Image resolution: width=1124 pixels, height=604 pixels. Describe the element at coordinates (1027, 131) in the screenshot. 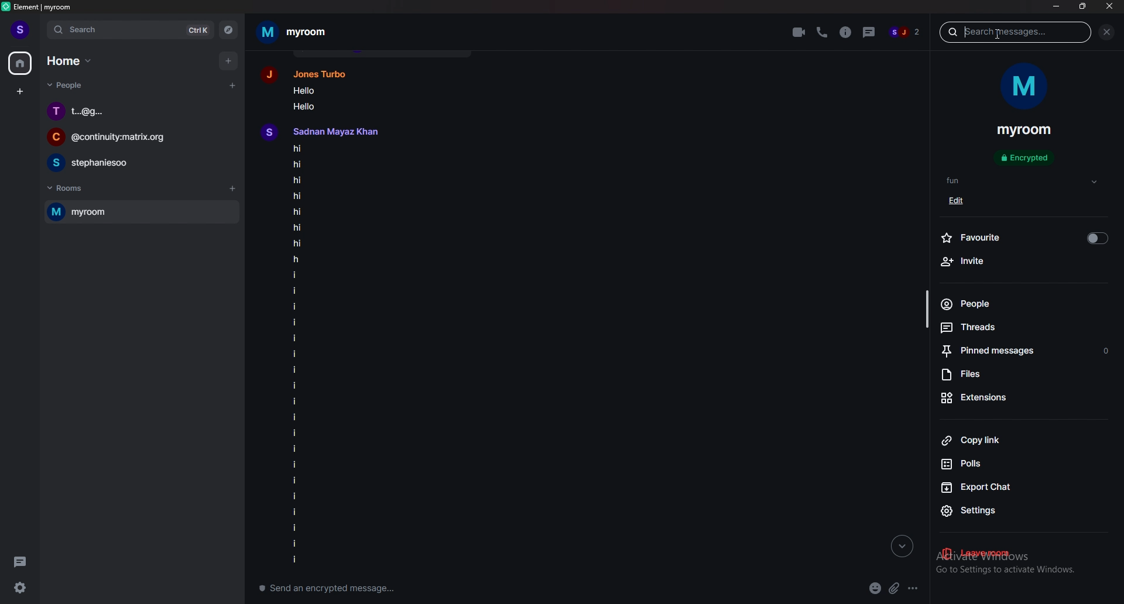

I see `room name` at that location.